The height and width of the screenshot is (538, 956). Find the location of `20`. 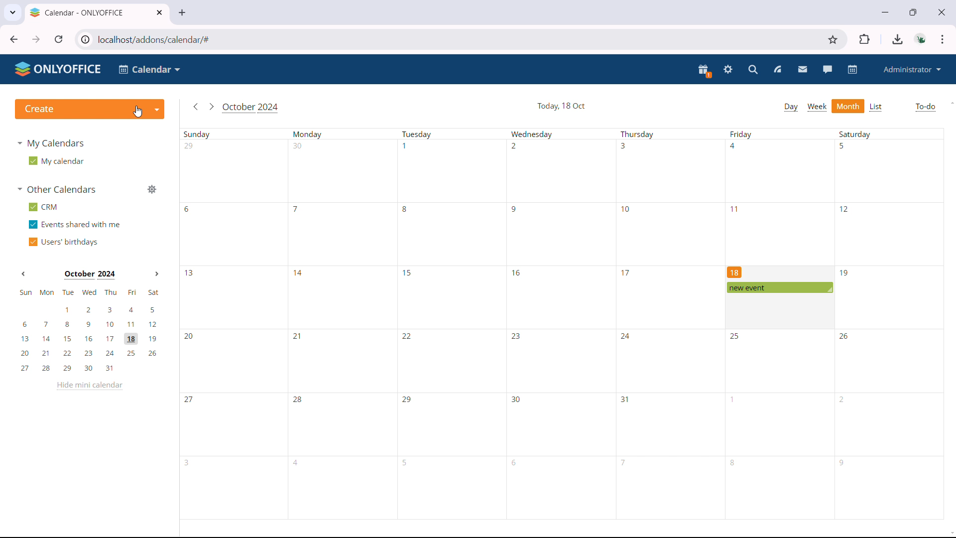

20 is located at coordinates (191, 337).